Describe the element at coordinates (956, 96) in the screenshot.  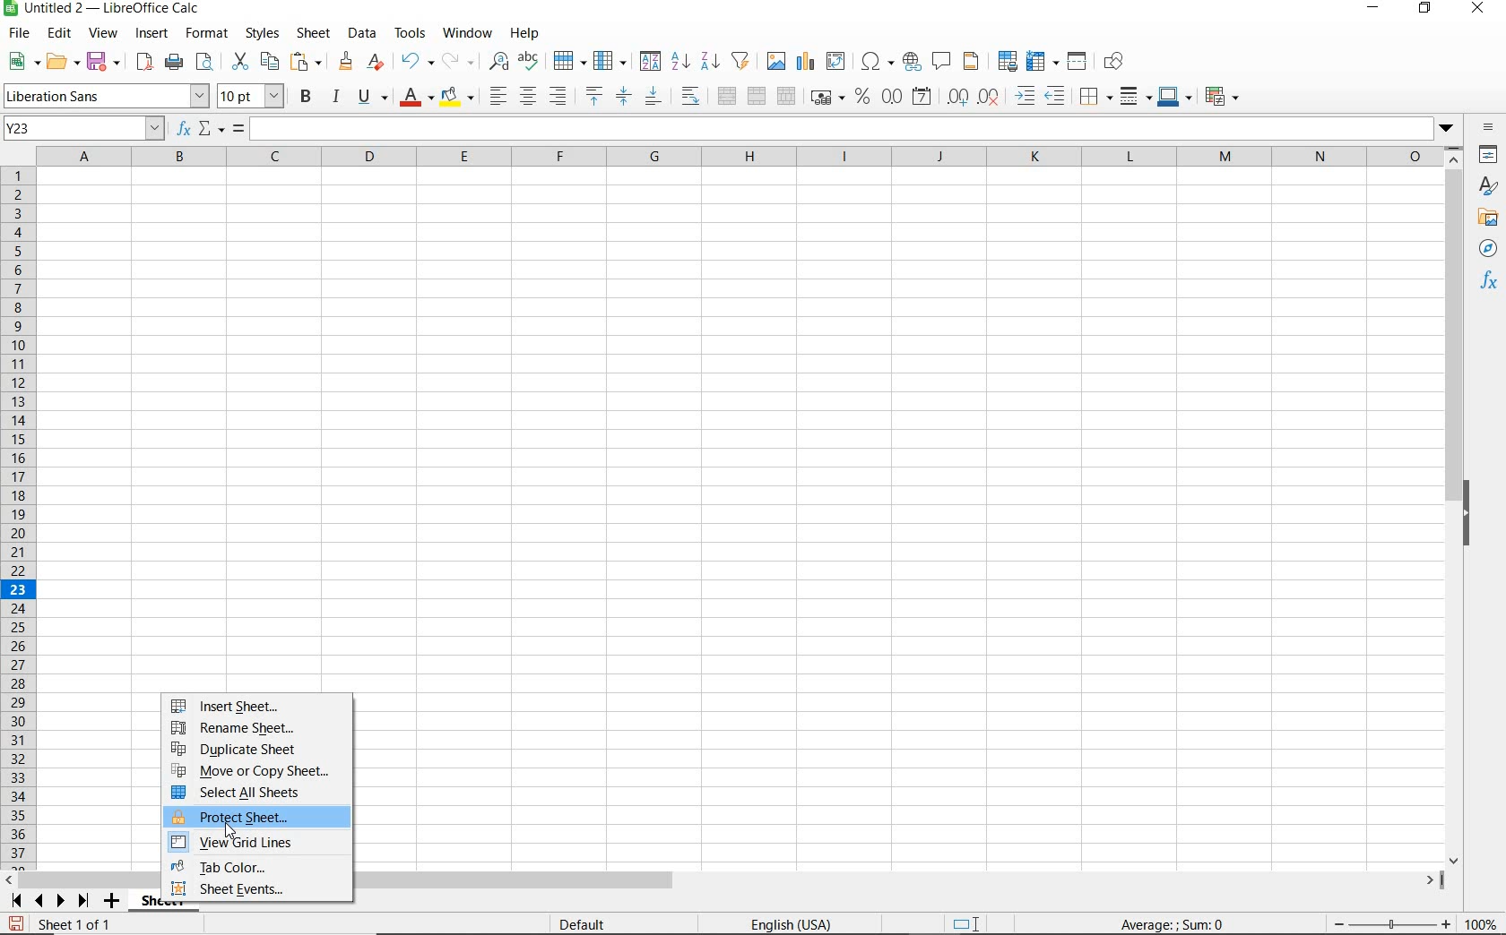
I see `ADD DECIMAL PLACE` at that location.